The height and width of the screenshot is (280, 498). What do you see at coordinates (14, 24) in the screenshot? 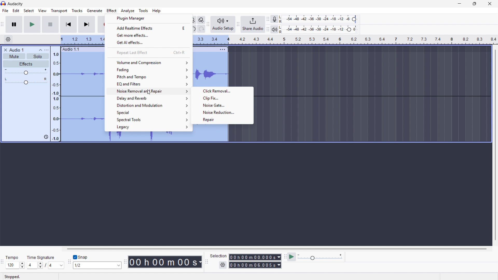
I see `pause ` at bounding box center [14, 24].